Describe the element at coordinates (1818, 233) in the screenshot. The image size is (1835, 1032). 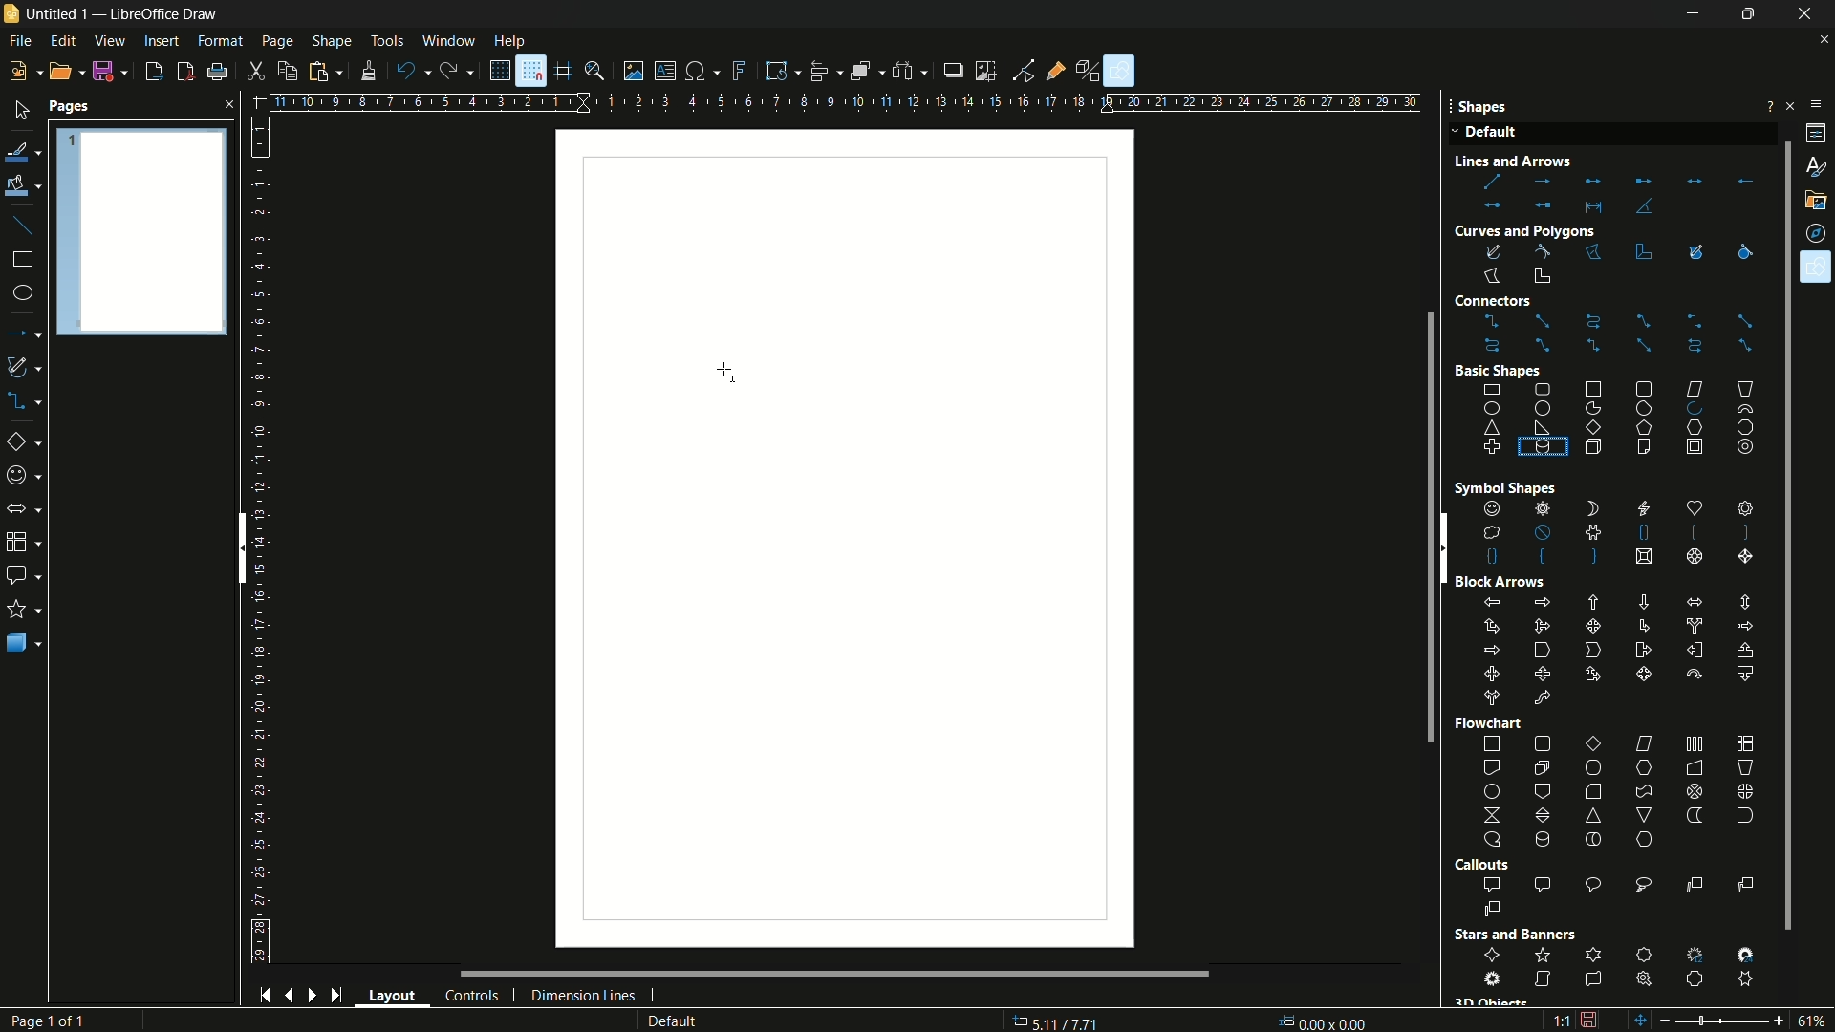
I see `navigator` at that location.